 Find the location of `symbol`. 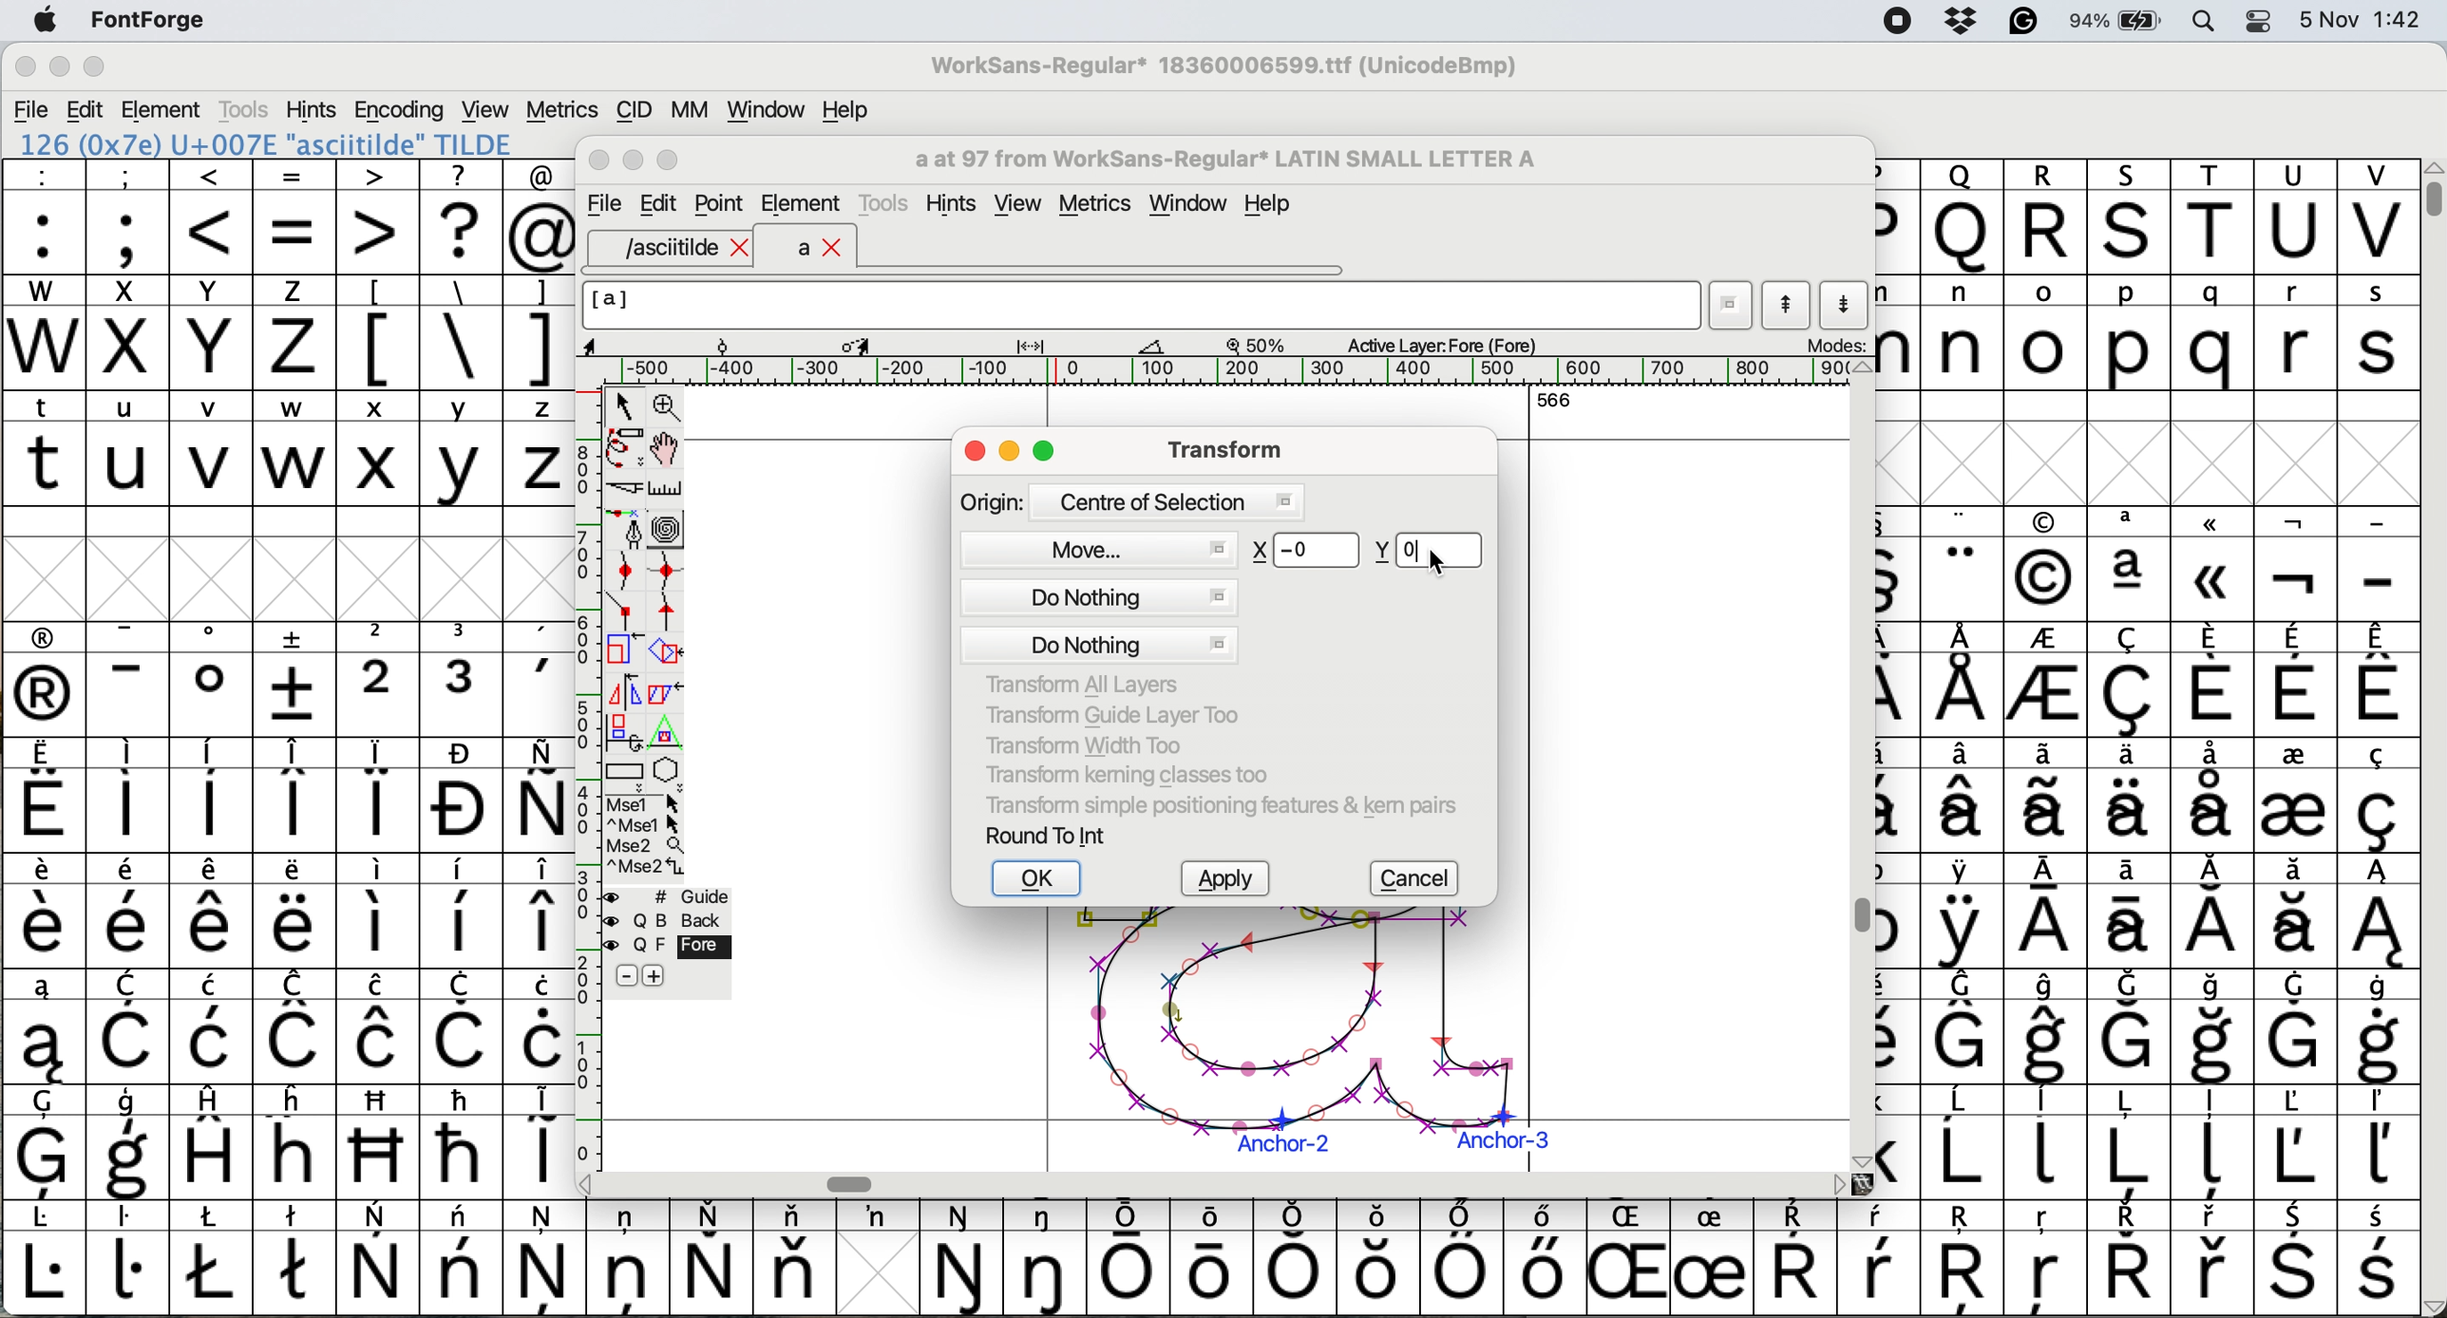

symbol is located at coordinates (380, 795).